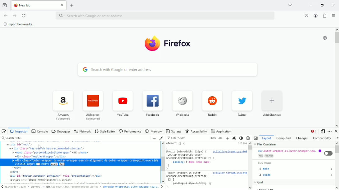  I want to click on div class = "has.search has-recommended-stories”, so click(51, 148).